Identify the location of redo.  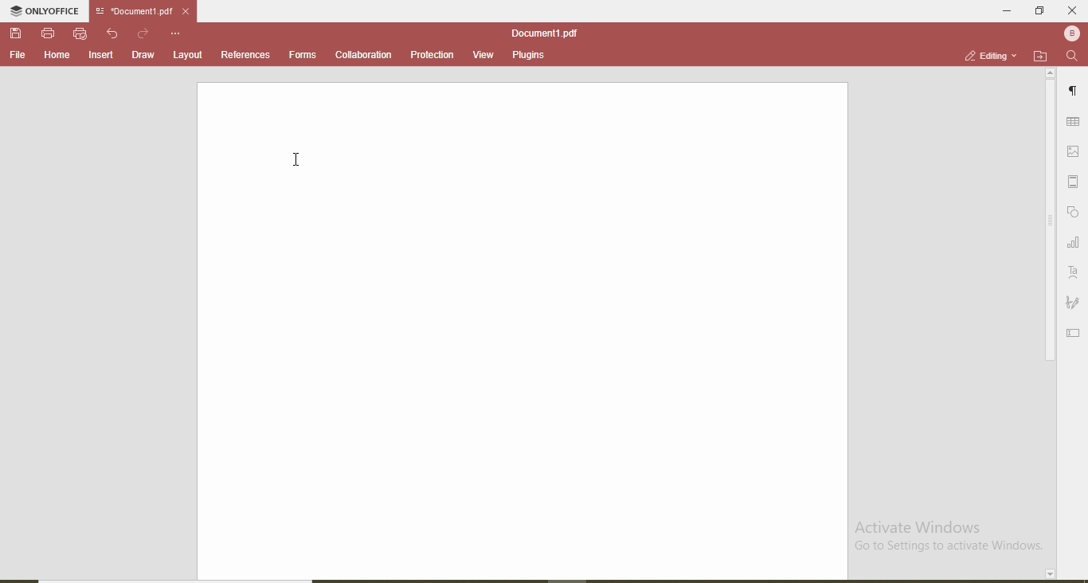
(144, 33).